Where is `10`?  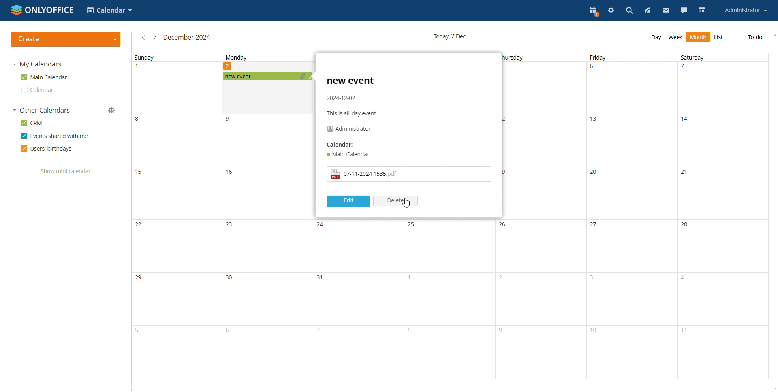
10 is located at coordinates (596, 333).